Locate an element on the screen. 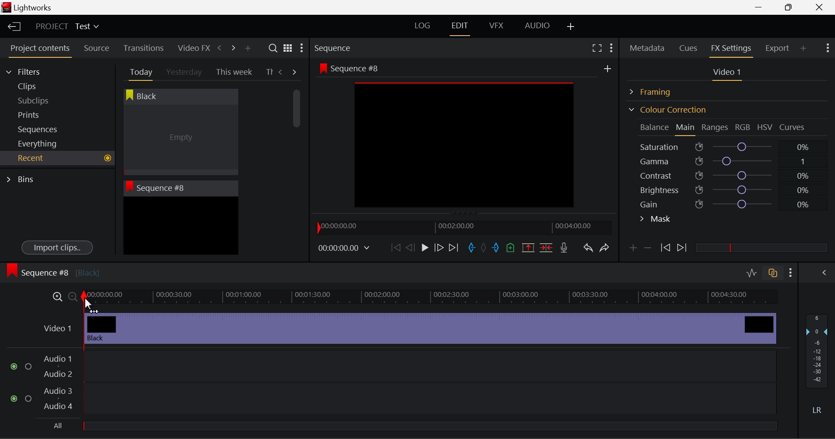 This screenshot has width=835, height=439. LOG Layout is located at coordinates (422, 25).